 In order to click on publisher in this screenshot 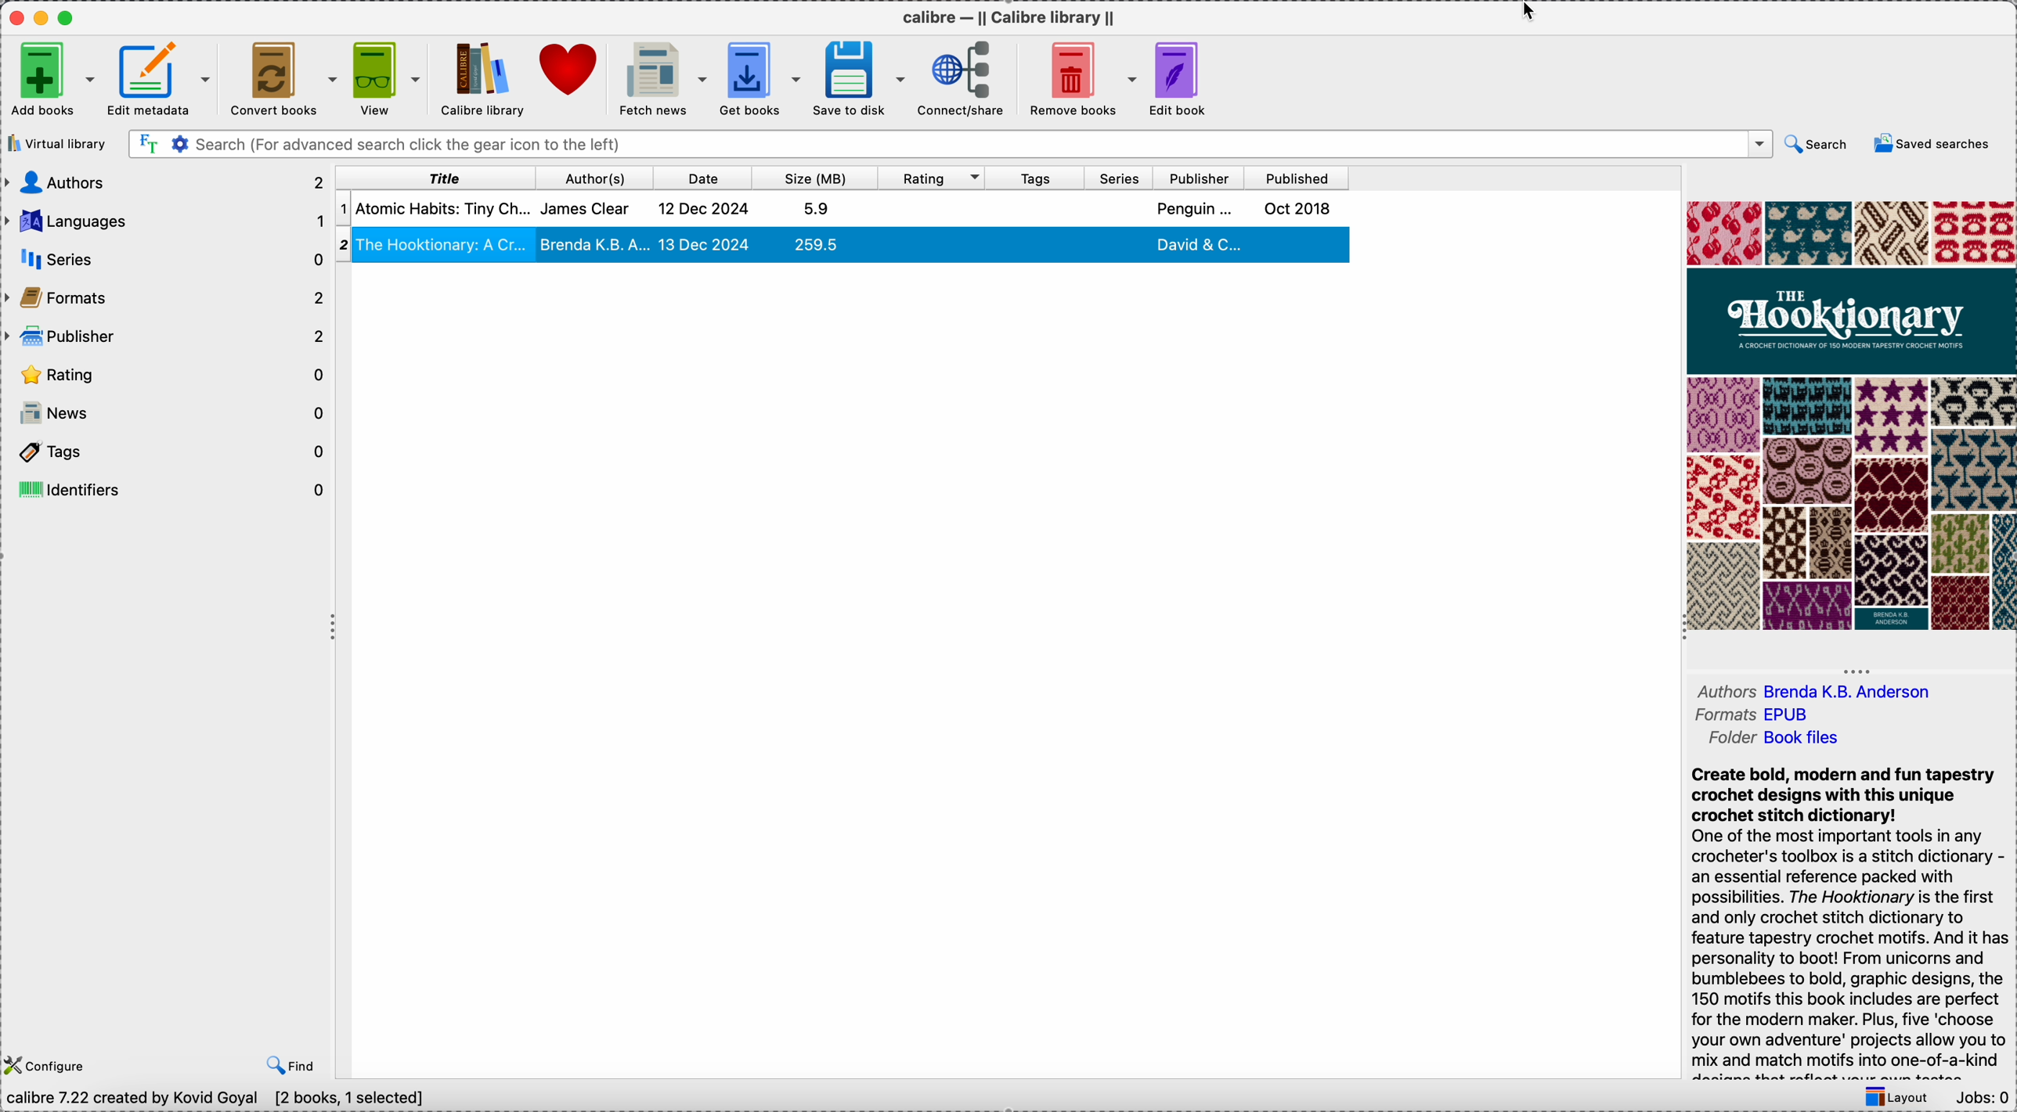, I will do `click(165, 336)`.